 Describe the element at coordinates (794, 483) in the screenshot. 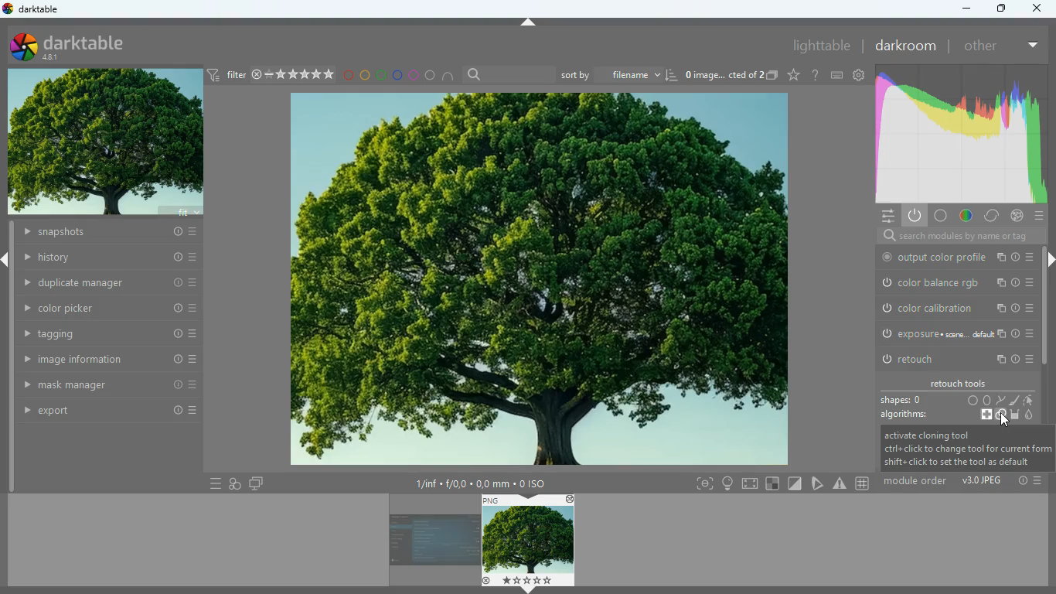

I see `diagonal` at that location.